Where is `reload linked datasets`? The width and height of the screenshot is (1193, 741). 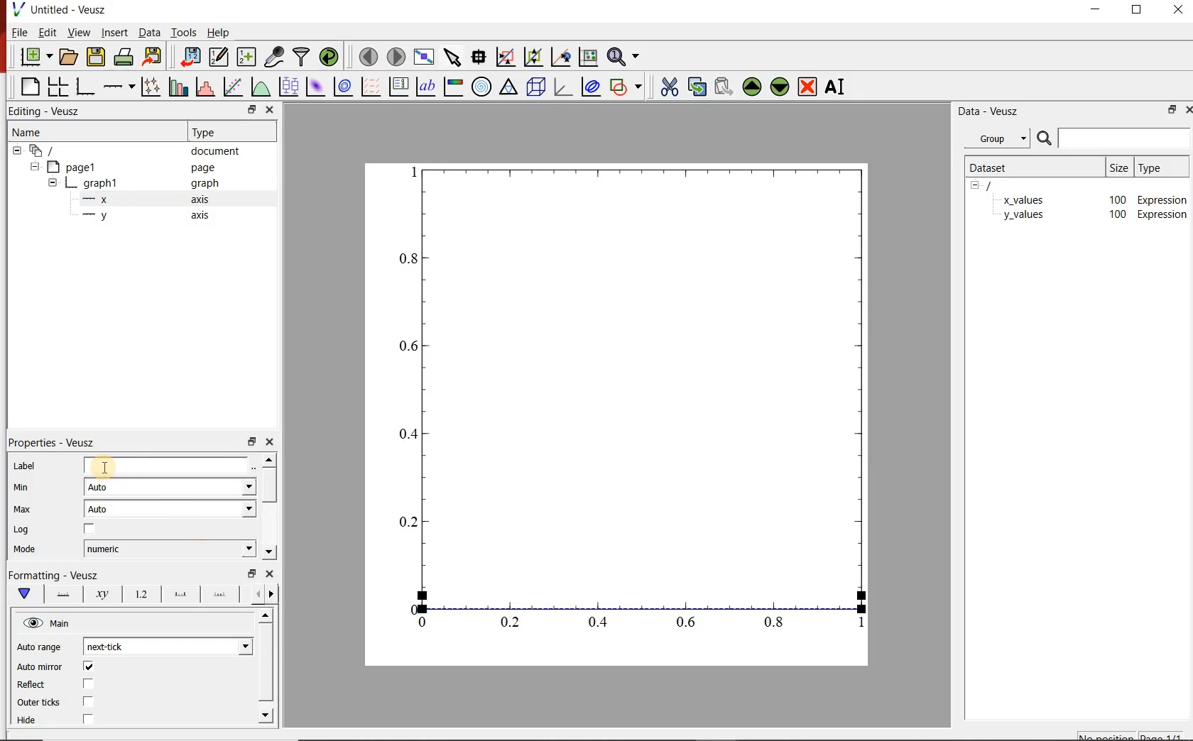 reload linked datasets is located at coordinates (327, 57).